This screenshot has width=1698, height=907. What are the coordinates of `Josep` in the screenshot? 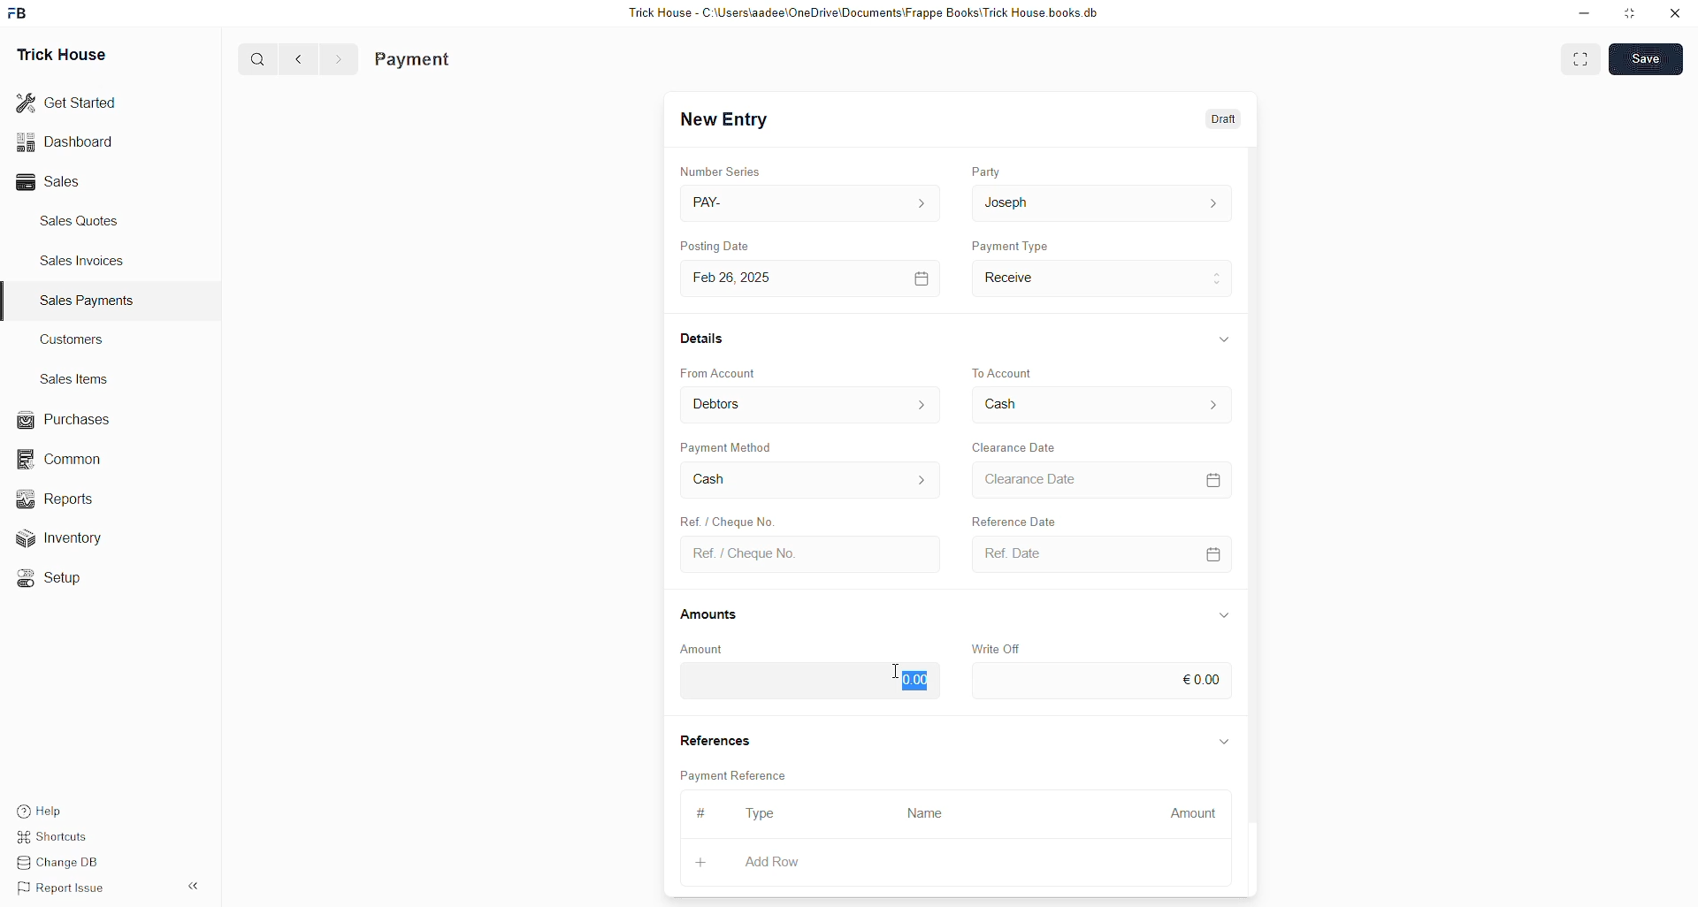 It's located at (1101, 202).